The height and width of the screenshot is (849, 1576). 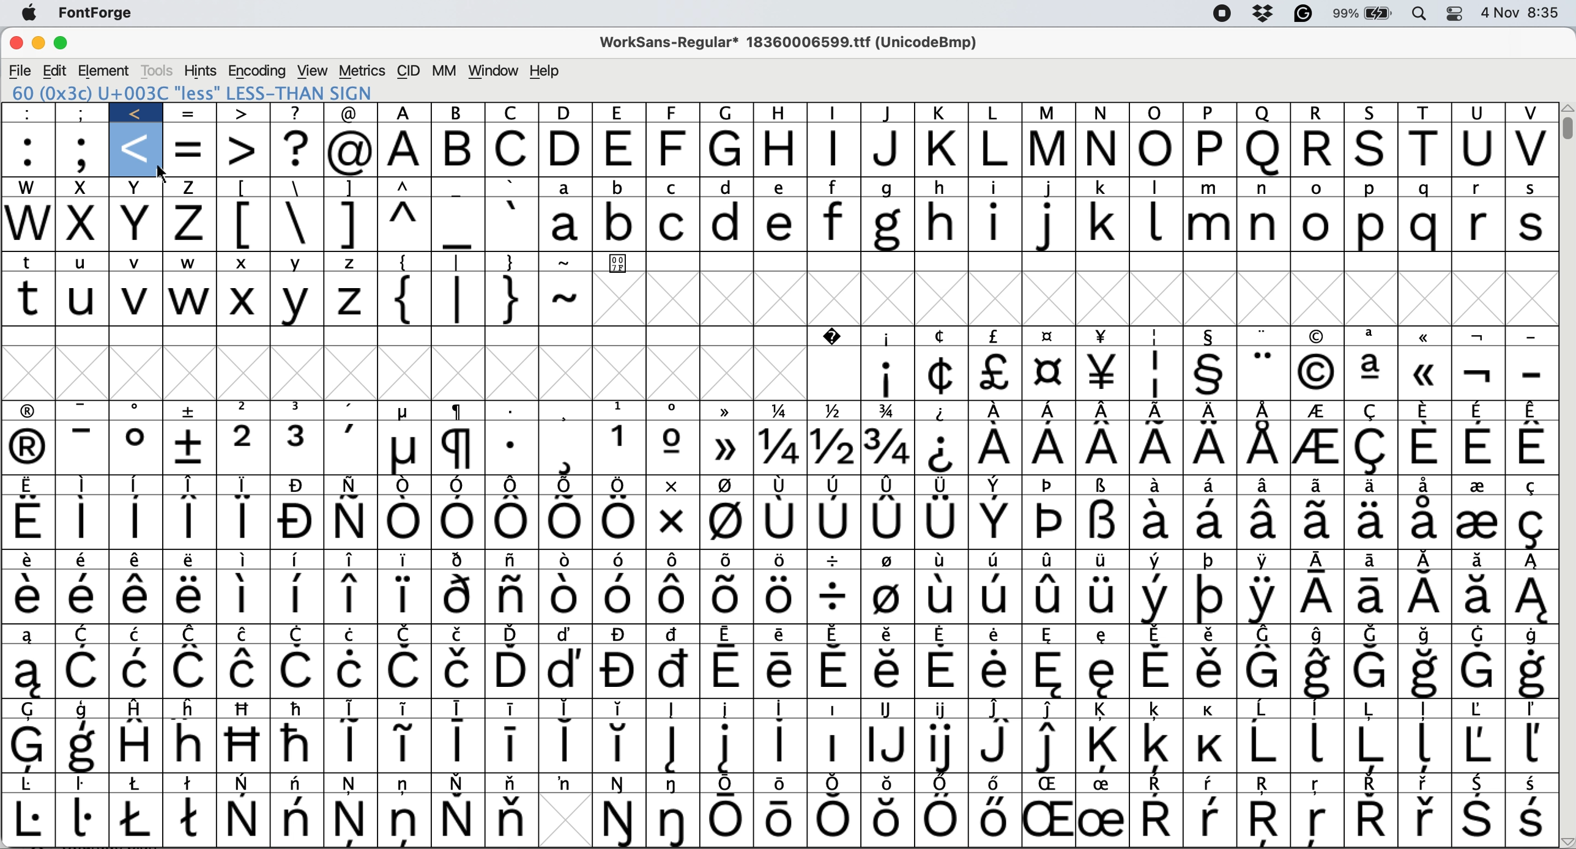 I want to click on Symbol, so click(x=996, y=336).